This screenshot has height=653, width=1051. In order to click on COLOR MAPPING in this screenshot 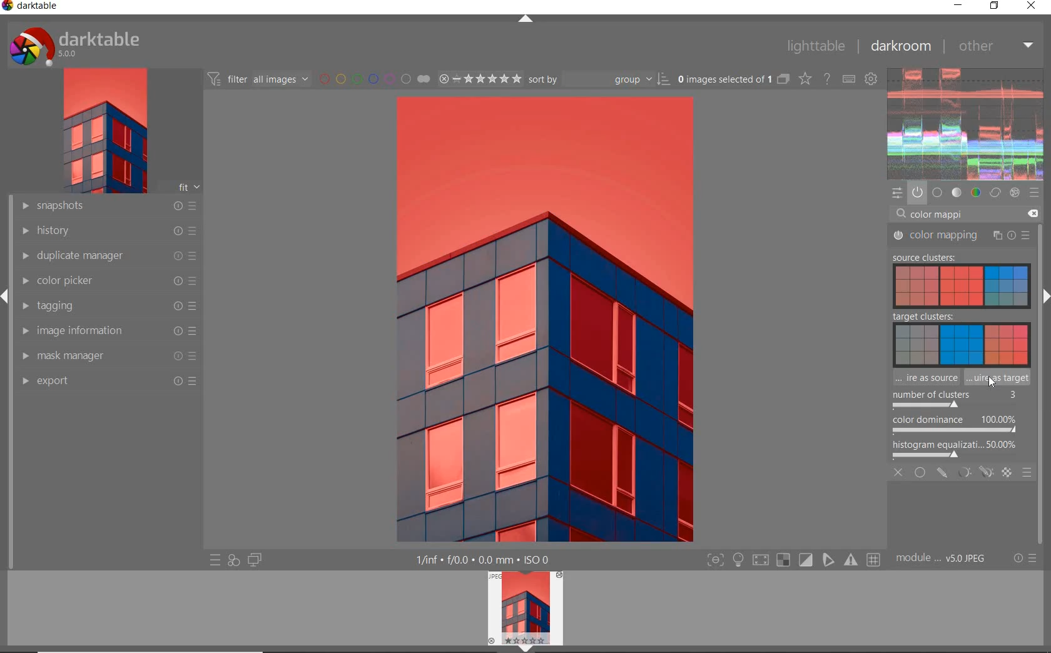, I will do `click(962, 236)`.